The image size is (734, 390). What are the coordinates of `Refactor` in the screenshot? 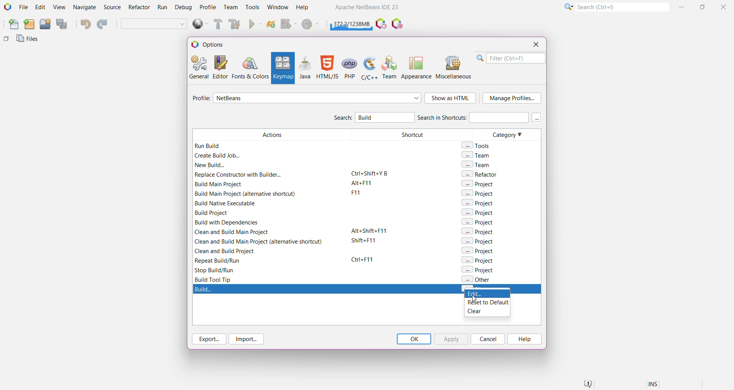 It's located at (140, 8).